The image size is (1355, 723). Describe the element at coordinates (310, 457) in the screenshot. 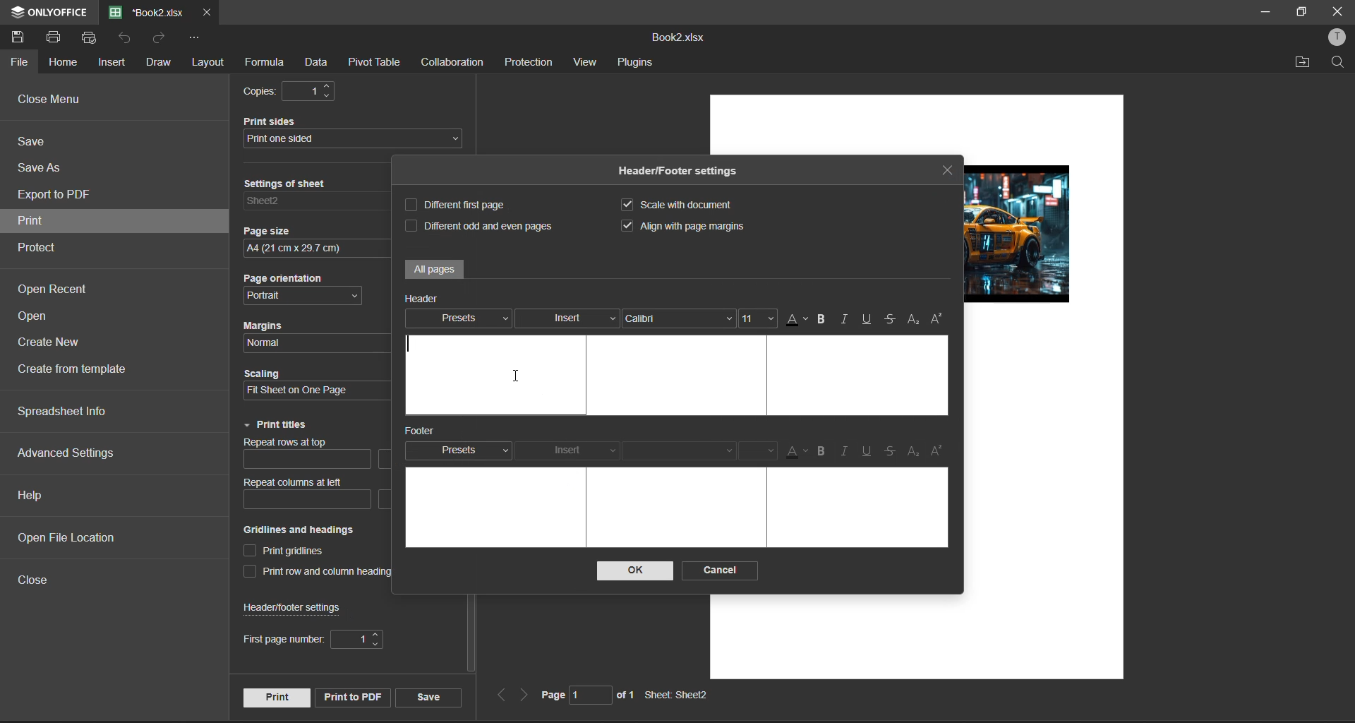

I see `repeat columns at top` at that location.